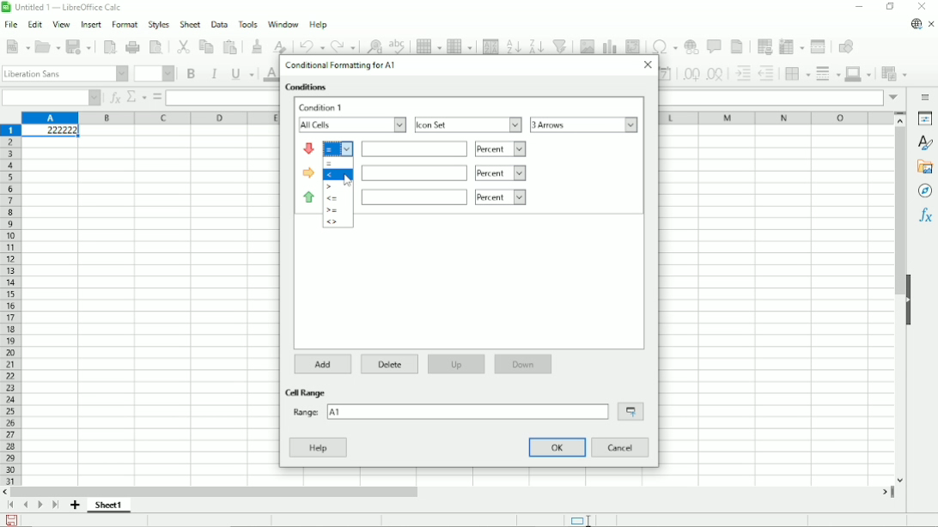 This screenshot has height=527, width=938. Describe the element at coordinates (445, 148) in the screenshot. I see `percent` at that location.